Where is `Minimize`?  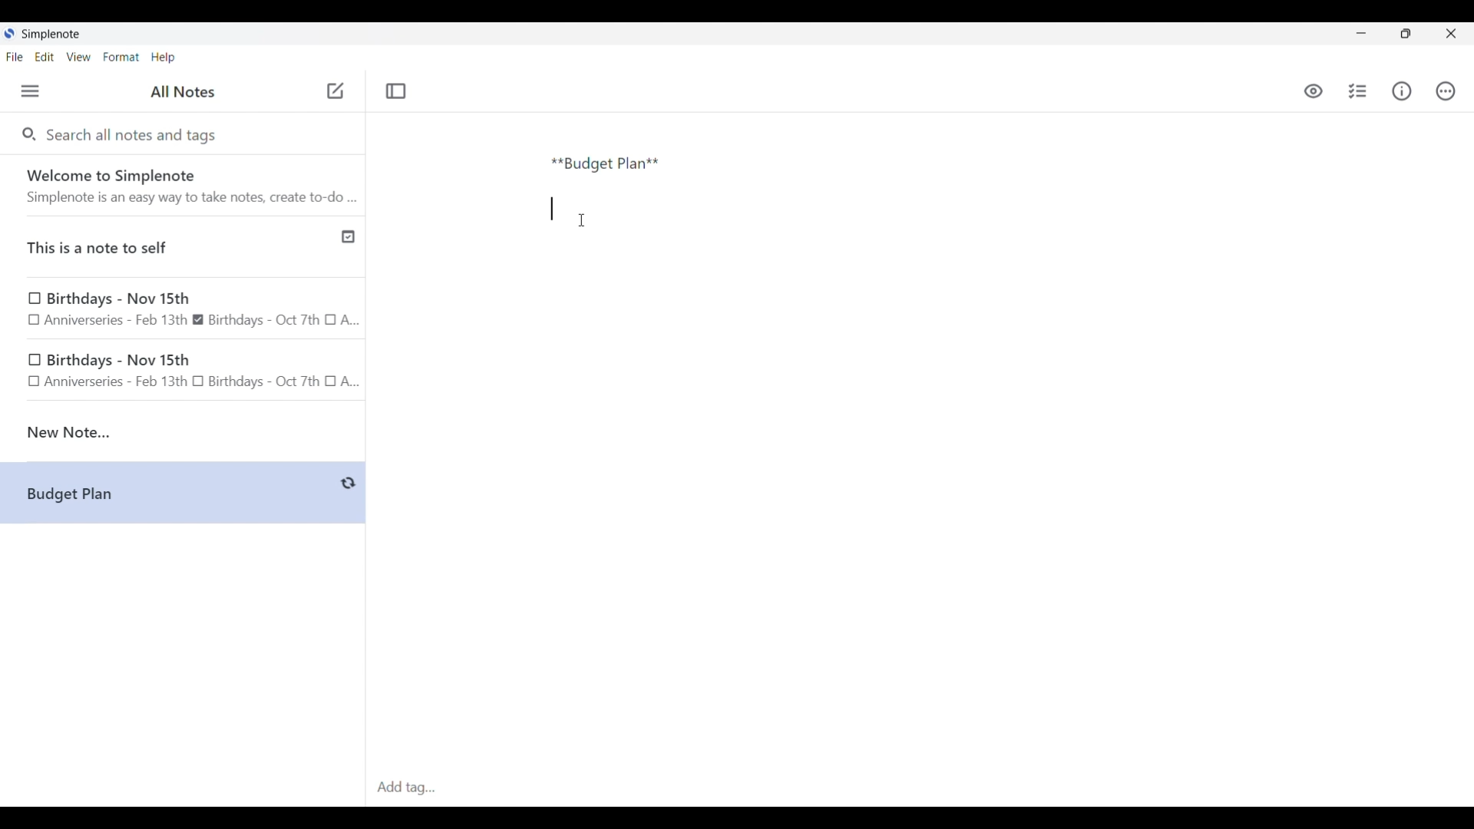
Minimize is located at coordinates (1361, 33).